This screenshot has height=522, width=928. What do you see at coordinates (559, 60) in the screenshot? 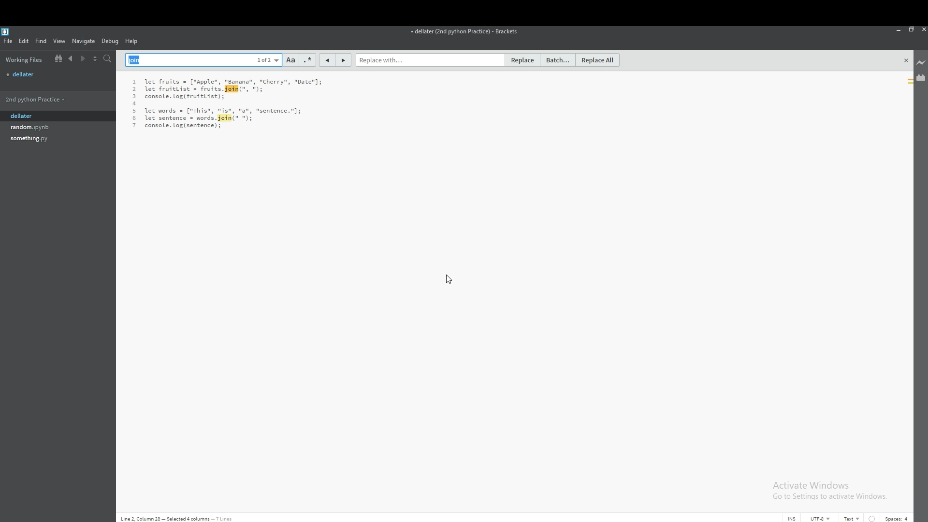
I see `batch` at bounding box center [559, 60].